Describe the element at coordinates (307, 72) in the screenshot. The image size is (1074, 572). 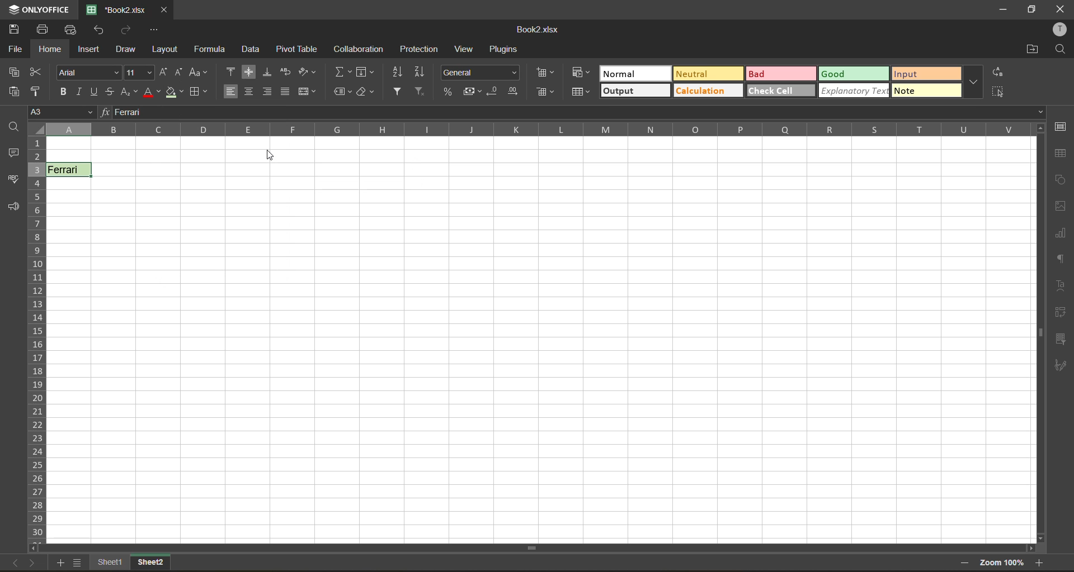
I see `orientation` at that location.